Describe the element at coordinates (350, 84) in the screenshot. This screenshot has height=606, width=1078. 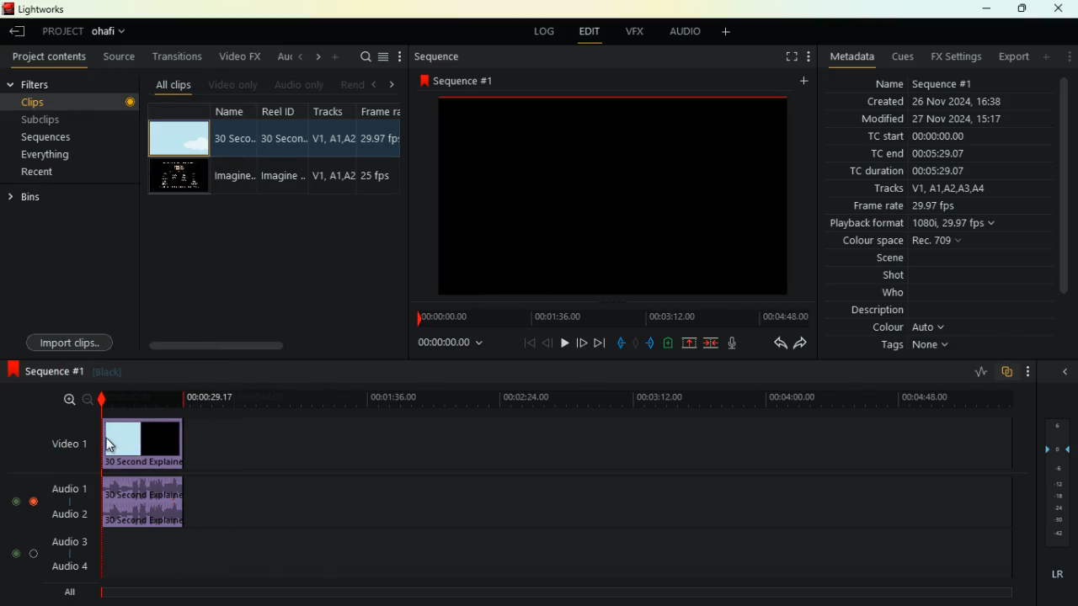
I see `rend` at that location.